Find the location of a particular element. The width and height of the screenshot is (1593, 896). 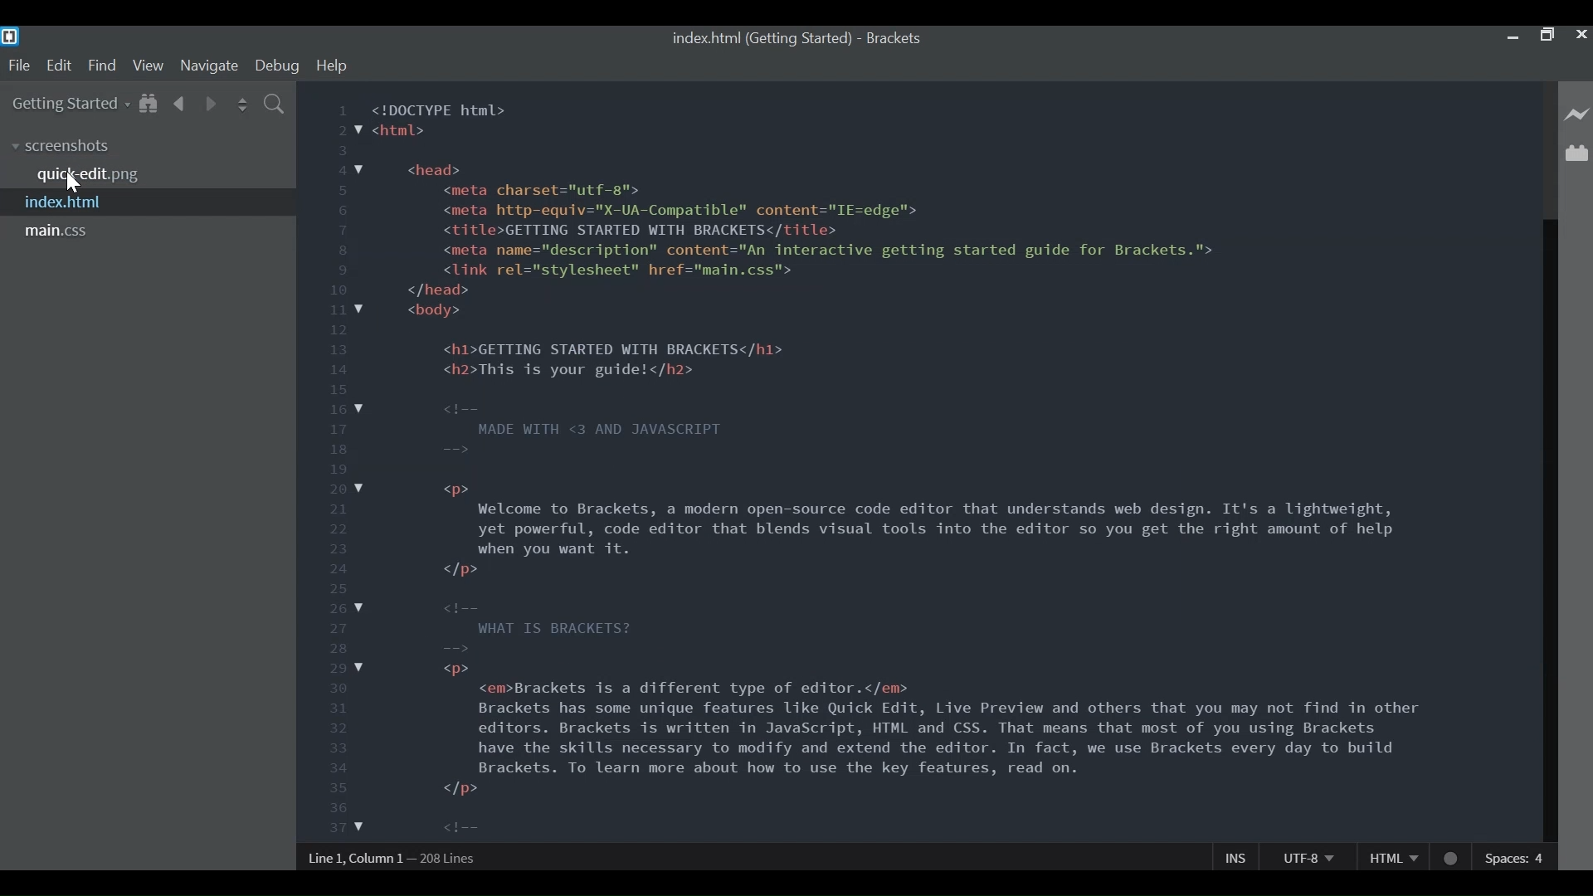

<!DOCTYPE html> <htal> <head> <meta charsets"utf-g"> <meta http-equiv="X-UA-Conpatible" content="IE=edge"> <title>GETTING STARTED WITH BRACKETS</title> <meta name="description” content="An interactive getting started guide for Brackets."> <link rel="stylesheet" href="nain.css"> </head> <body> <h1>GETTING STARTED WITH BRACKETS</hl> <h2>This is your guide!</h2> MADE WITH <3 AND JAVASCRIPT > Welcome to Brackets, a modern open-source code editor that understands web design. It's a lightweight, yet powerful, code editor that blends visual tools into the editor so you get the right amount of help when you want it. od WHAT IS BRACKETS? = w®> <emBrackets is a different type of editor.</em> Brackets has some unique features Like Quick Edit, Live Preview and others that you may not find in other editors. Brackets is written in JavaScript, HTML and CSS. That means that most of you using Brackets have the skills necessary to modify and extend the editor. In fact, we use Brackets every day to build Brackets. To learn more about how to use the key features, read on. </p> GET STARTED WITH YOUR OWN FILES = <h3>Projects in Bracketsc/h3> w®> is located at coordinates (942, 466).